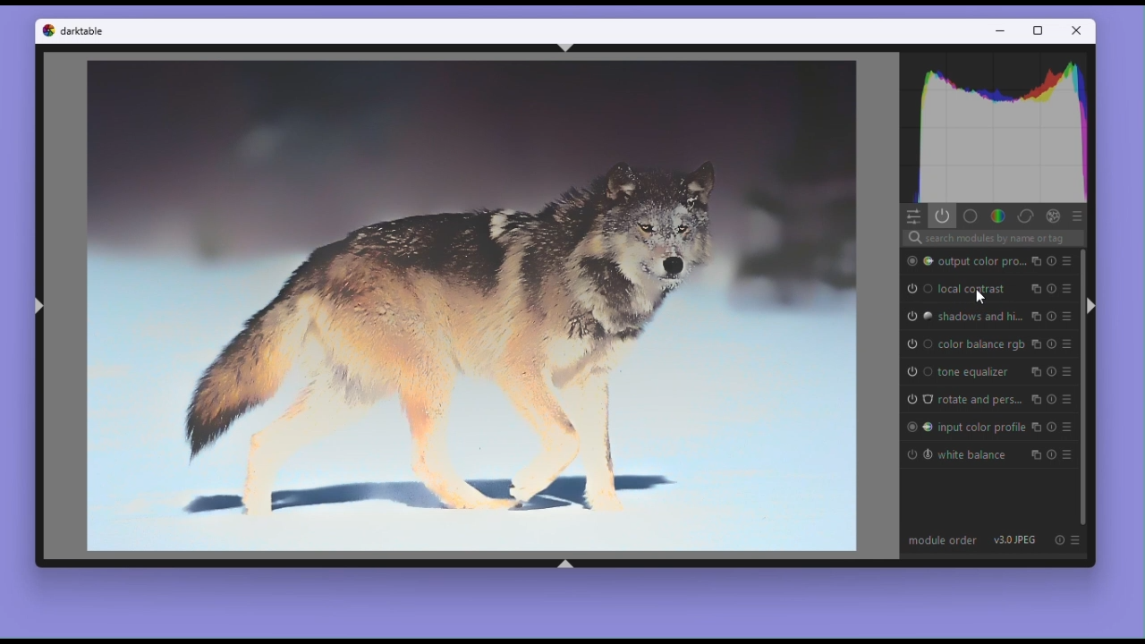 Image resolution: width=1145 pixels, height=644 pixels. I want to click on 'Local contrast' is switched on, so click(917, 286).